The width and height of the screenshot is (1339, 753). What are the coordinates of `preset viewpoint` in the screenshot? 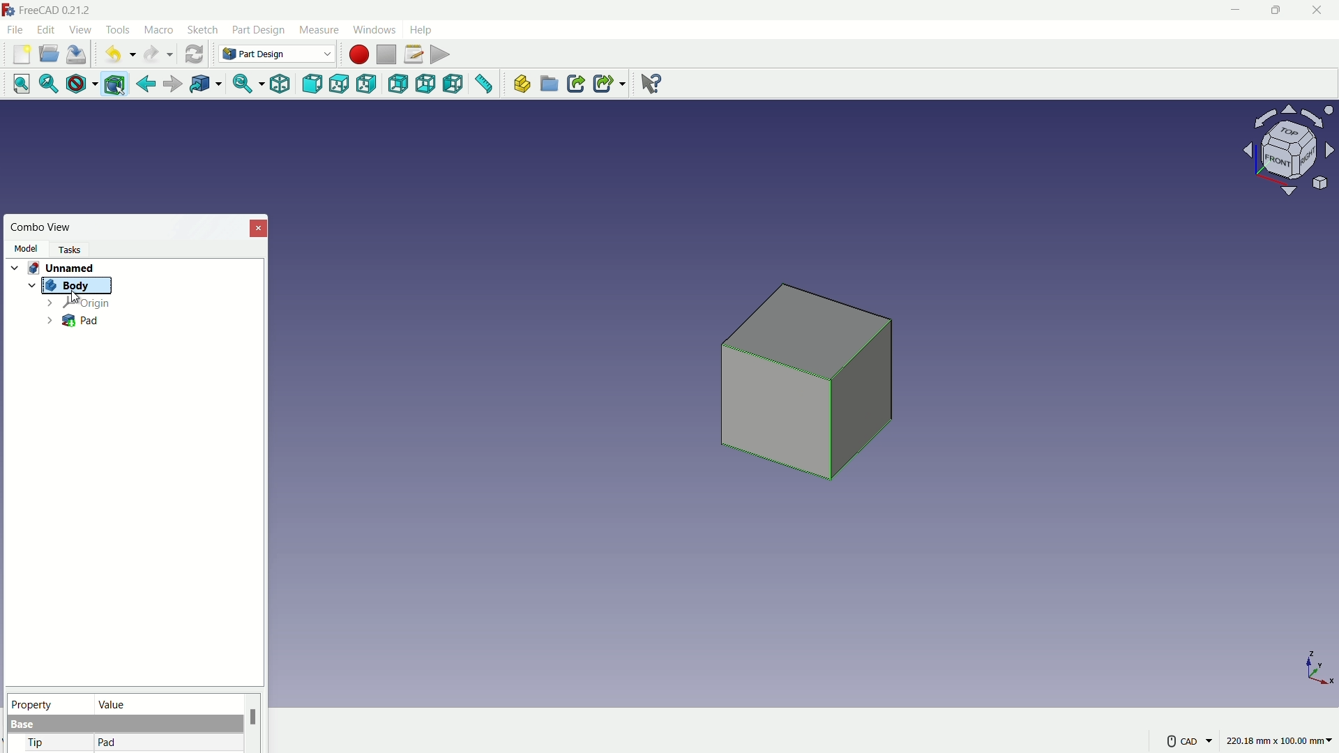 It's located at (1293, 157).